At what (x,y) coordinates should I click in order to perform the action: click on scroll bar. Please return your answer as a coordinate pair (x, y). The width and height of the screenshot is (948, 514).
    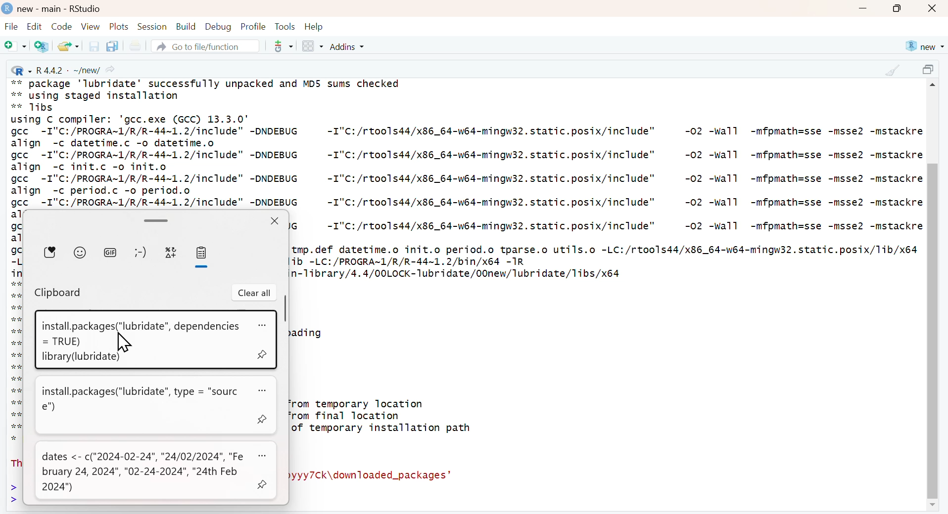
    Looking at the image, I should click on (284, 309).